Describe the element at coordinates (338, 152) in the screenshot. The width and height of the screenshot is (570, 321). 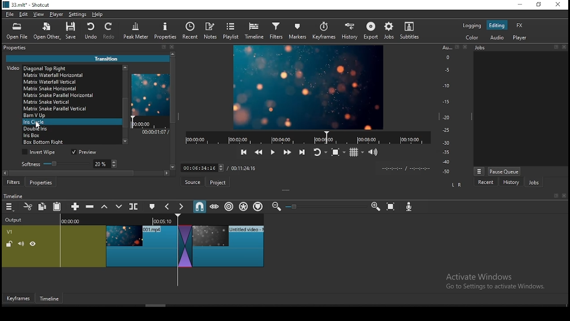
I see `toggle zoom` at that location.